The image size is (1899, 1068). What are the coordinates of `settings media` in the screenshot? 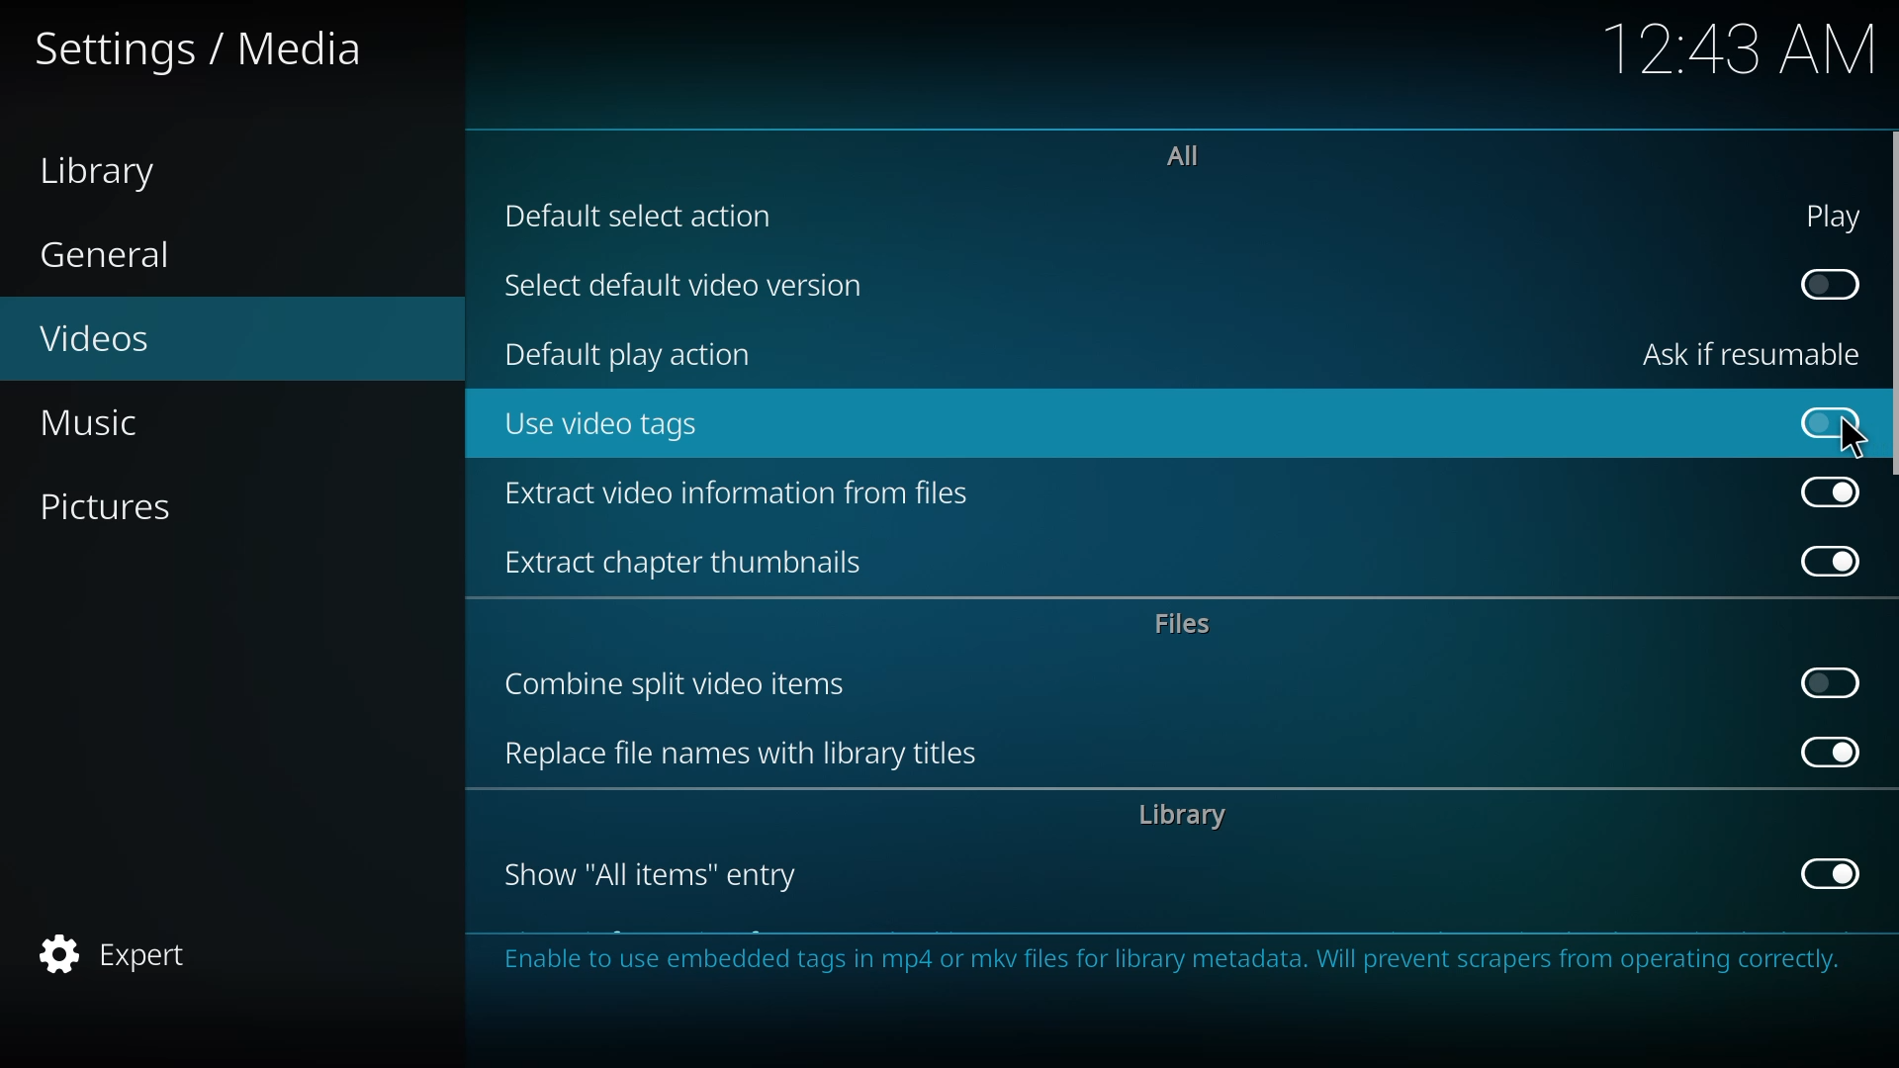 It's located at (210, 50).